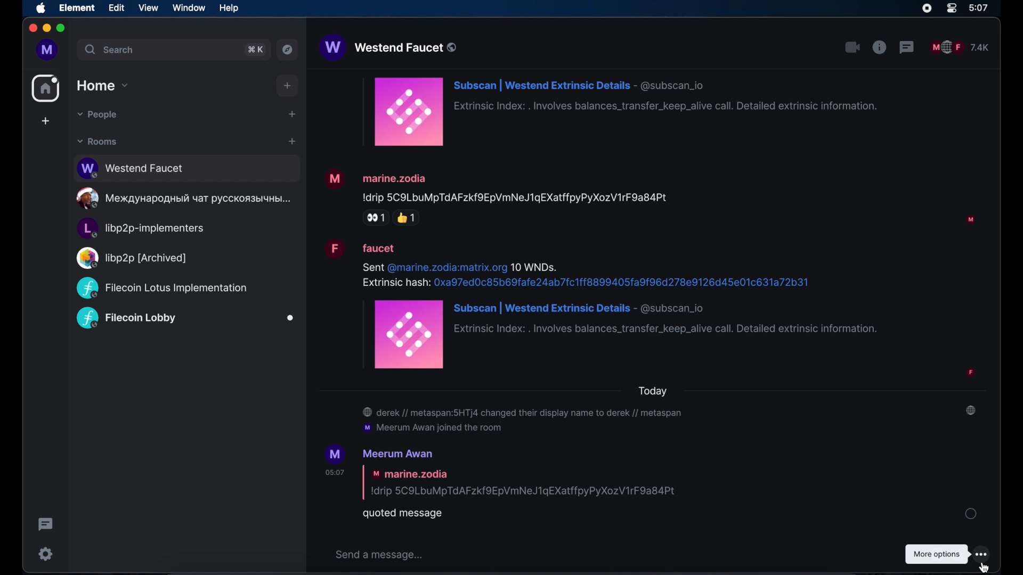 This screenshot has height=575, width=1023. I want to click on message, so click(651, 198).